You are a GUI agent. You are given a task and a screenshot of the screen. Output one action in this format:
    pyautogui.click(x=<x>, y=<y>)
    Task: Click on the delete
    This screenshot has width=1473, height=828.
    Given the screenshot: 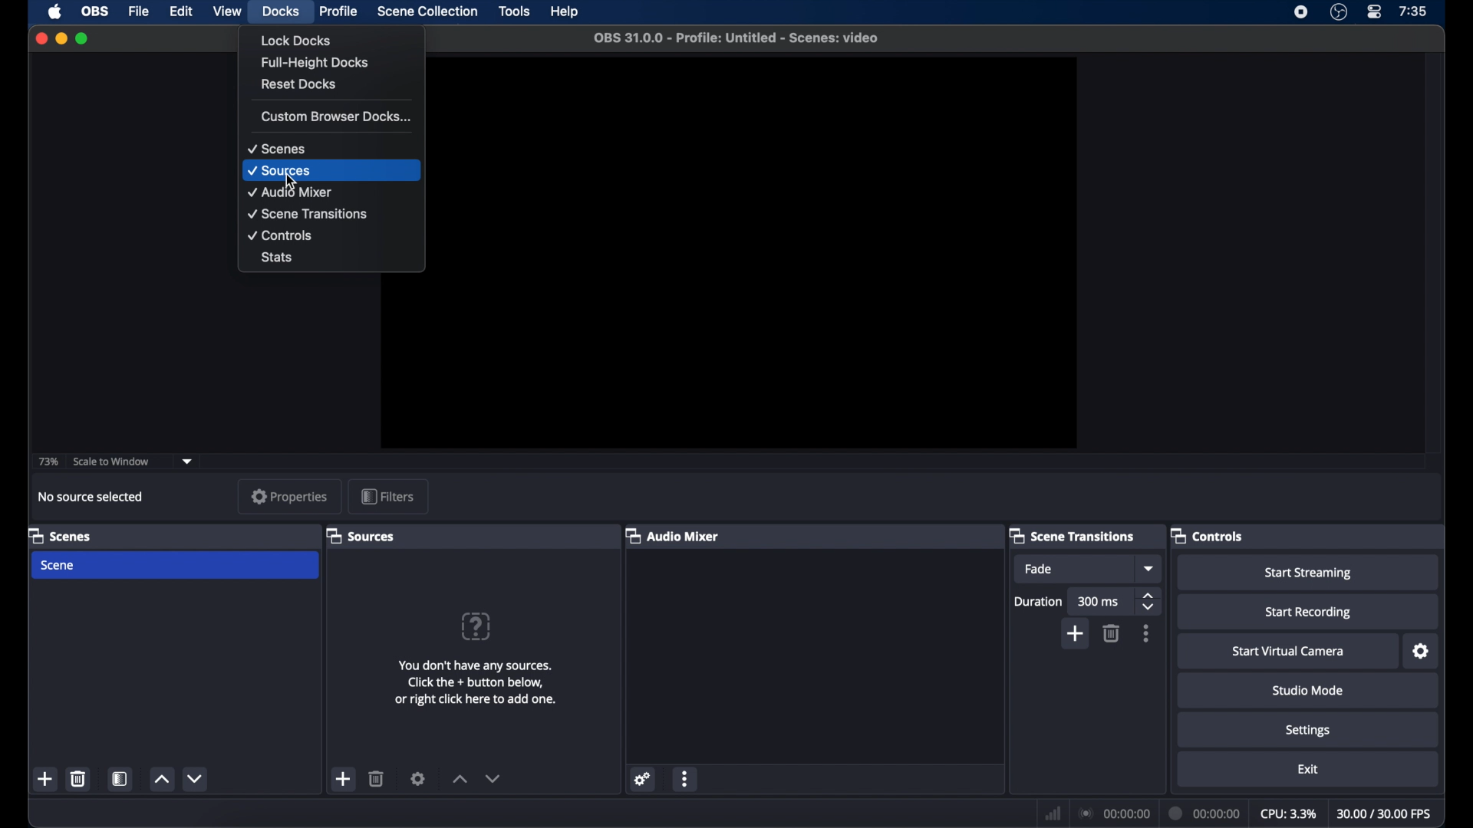 What is the action you would take?
    pyautogui.click(x=377, y=778)
    